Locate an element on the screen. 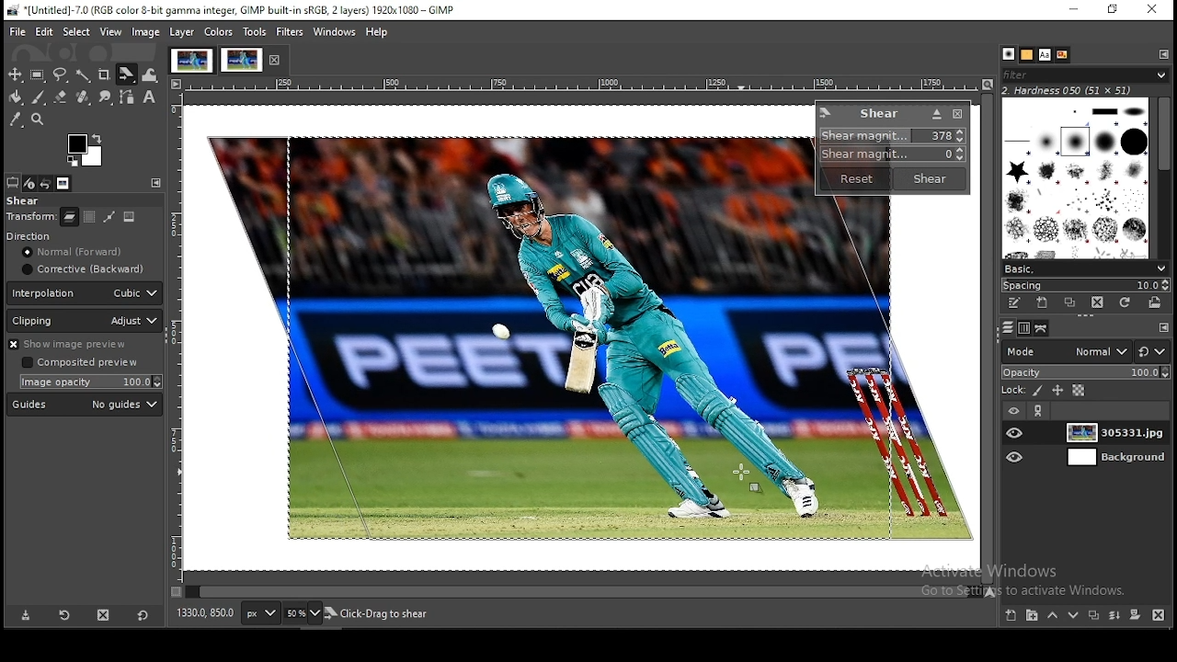 This screenshot has width=1177, height=662. transform is located at coordinates (31, 218).